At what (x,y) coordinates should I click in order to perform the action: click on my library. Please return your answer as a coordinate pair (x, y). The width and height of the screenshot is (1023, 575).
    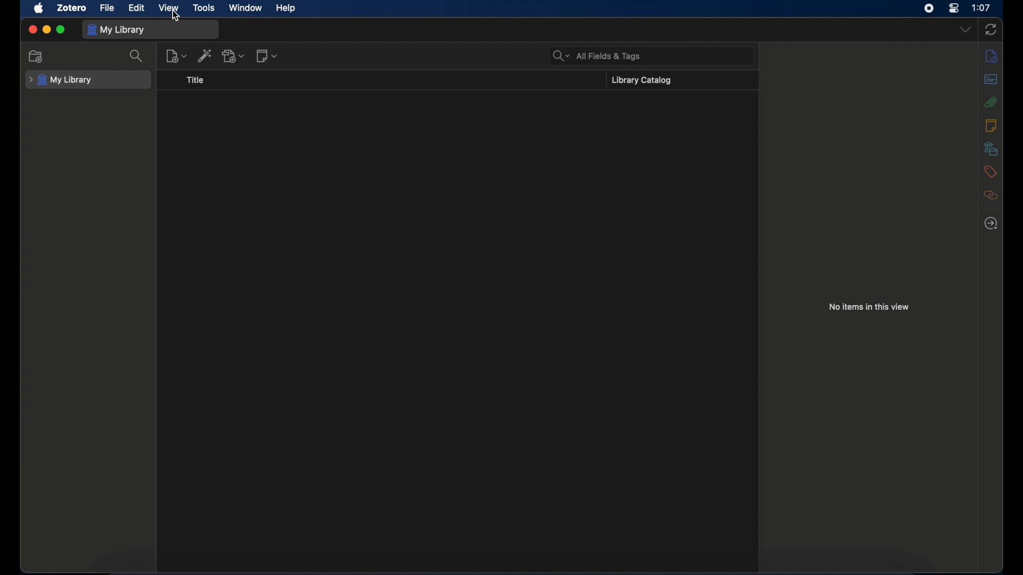
    Looking at the image, I should click on (61, 80).